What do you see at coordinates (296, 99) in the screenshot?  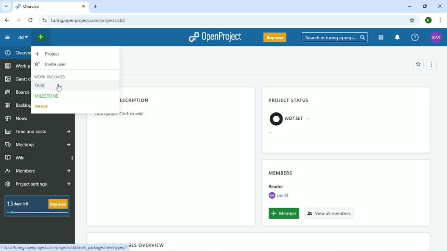 I see `Project status` at bounding box center [296, 99].